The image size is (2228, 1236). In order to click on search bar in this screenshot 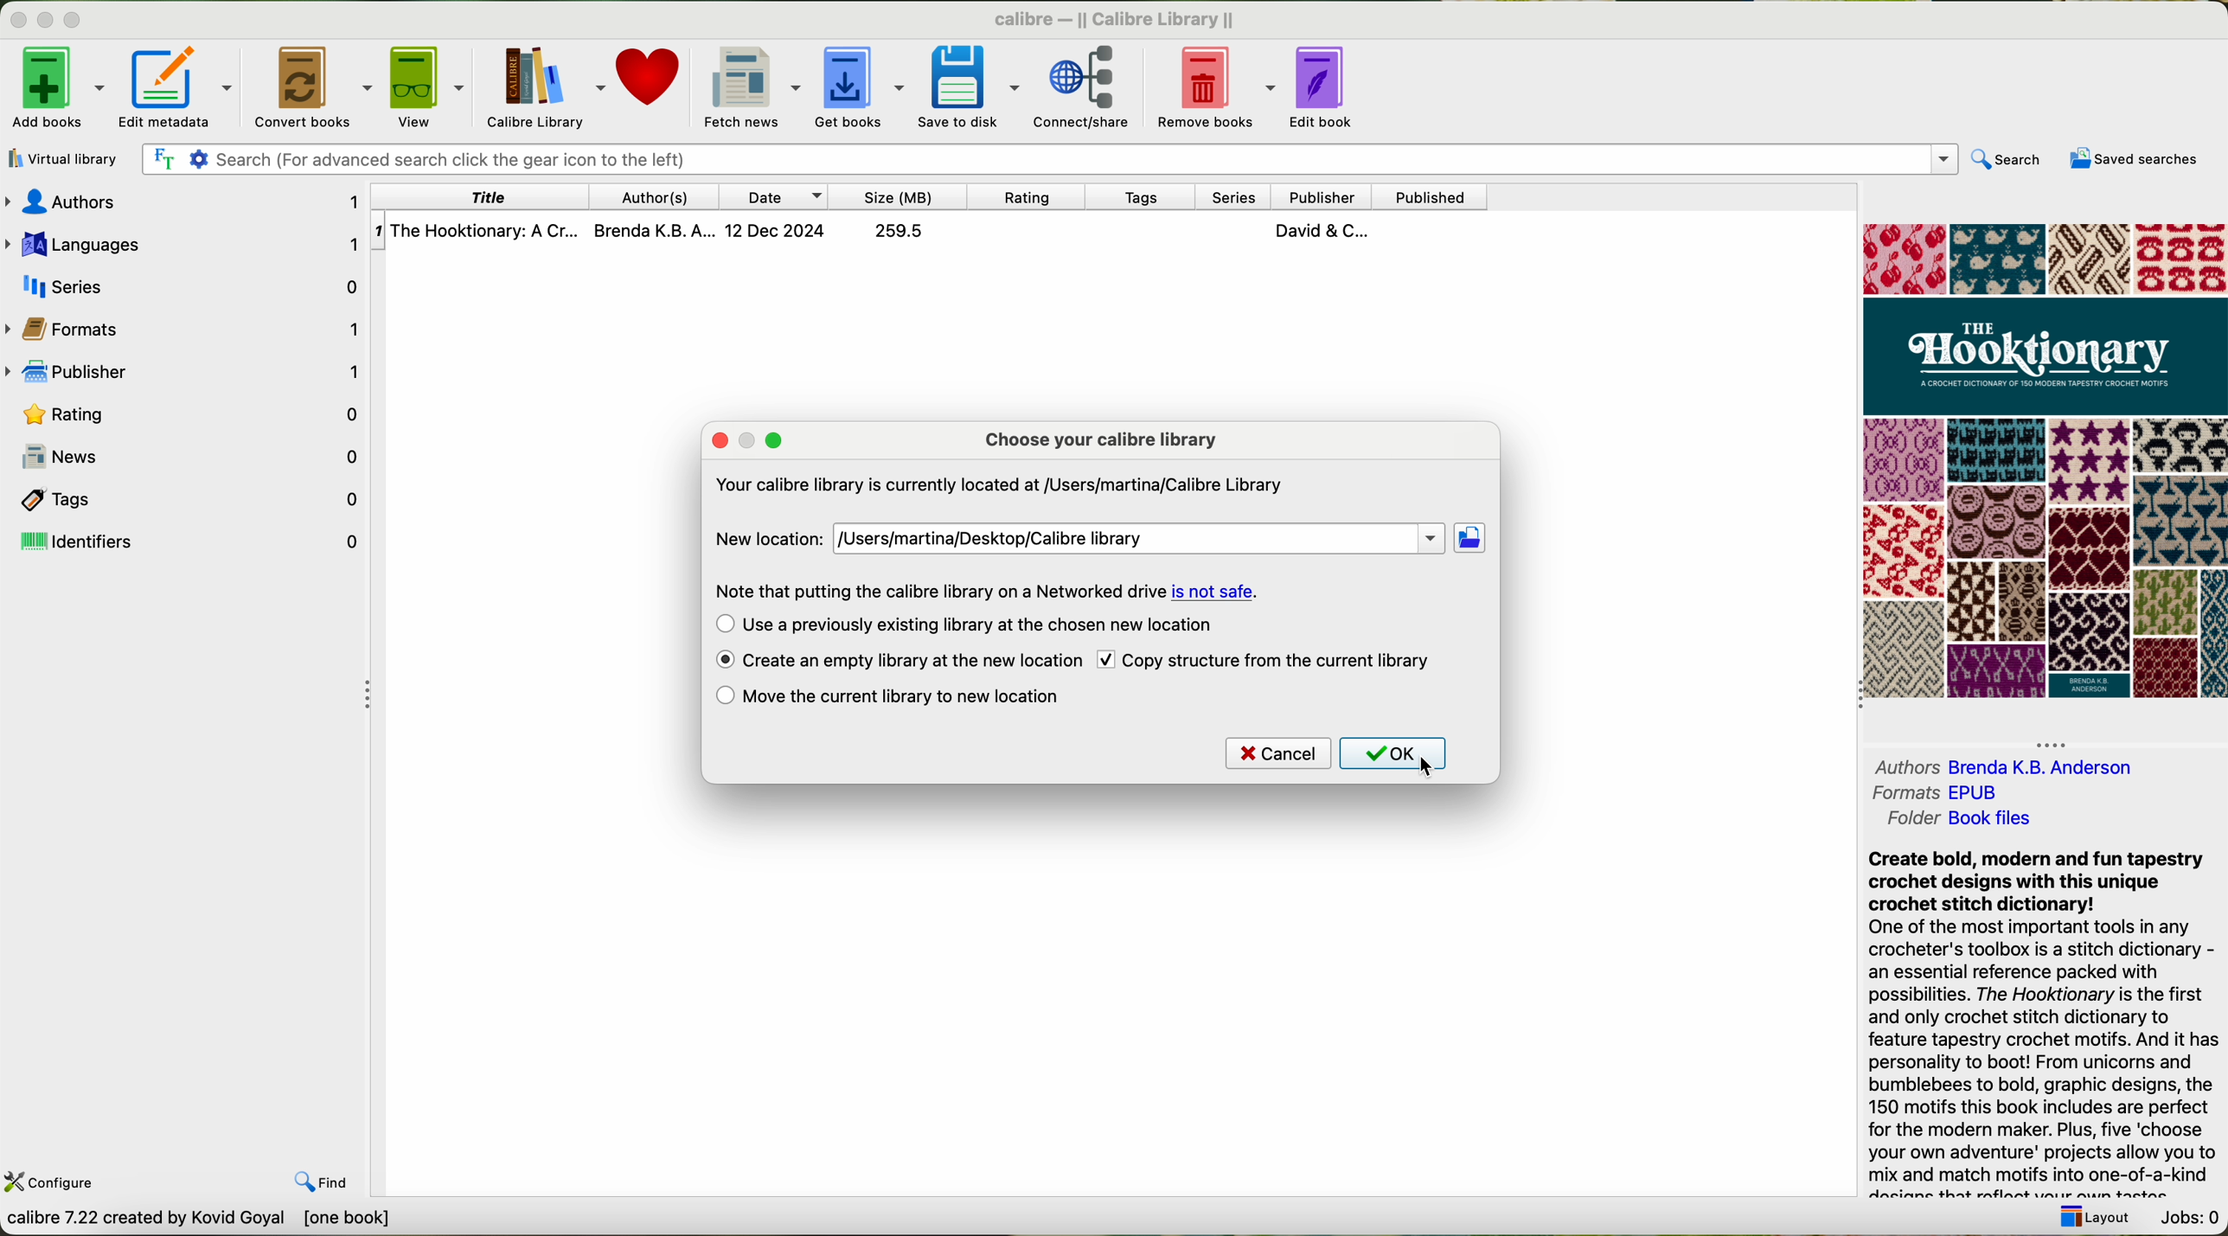, I will do `click(1092, 159)`.